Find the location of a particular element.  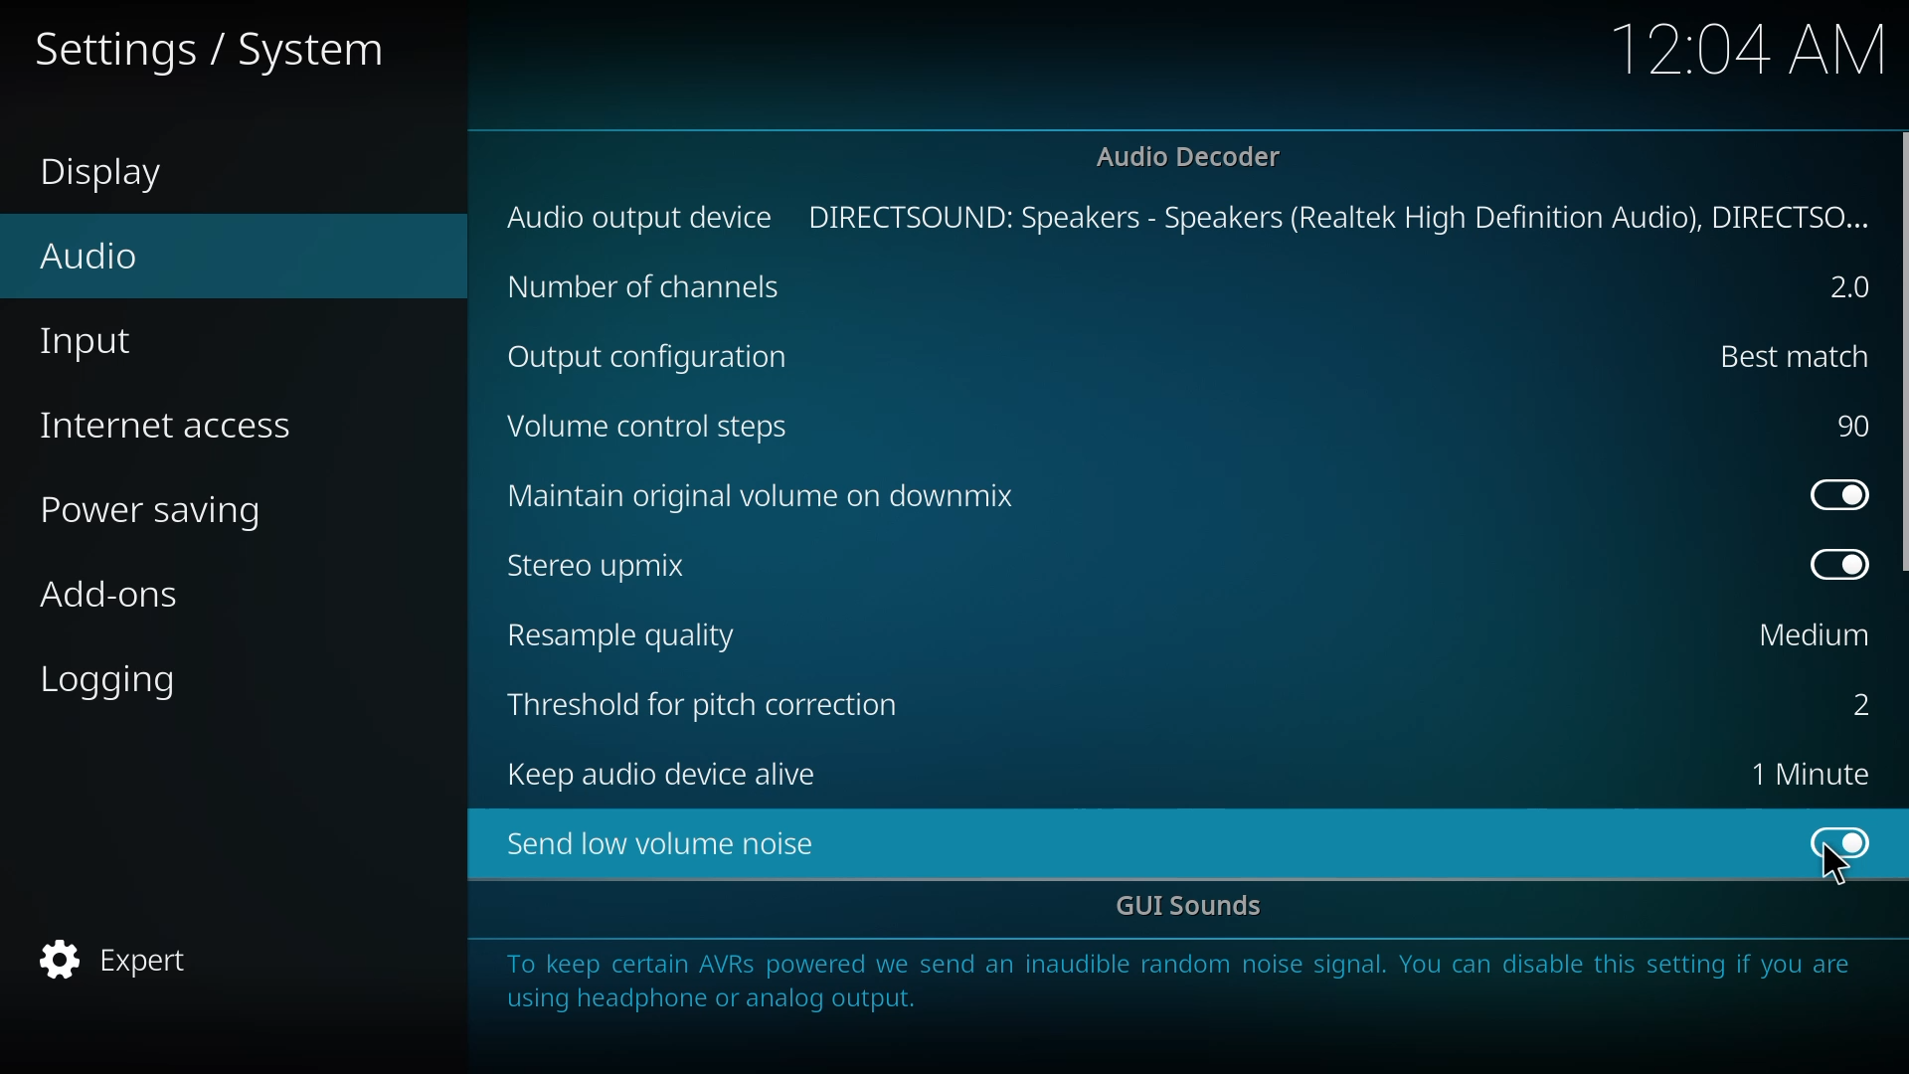

display is located at coordinates (120, 176).